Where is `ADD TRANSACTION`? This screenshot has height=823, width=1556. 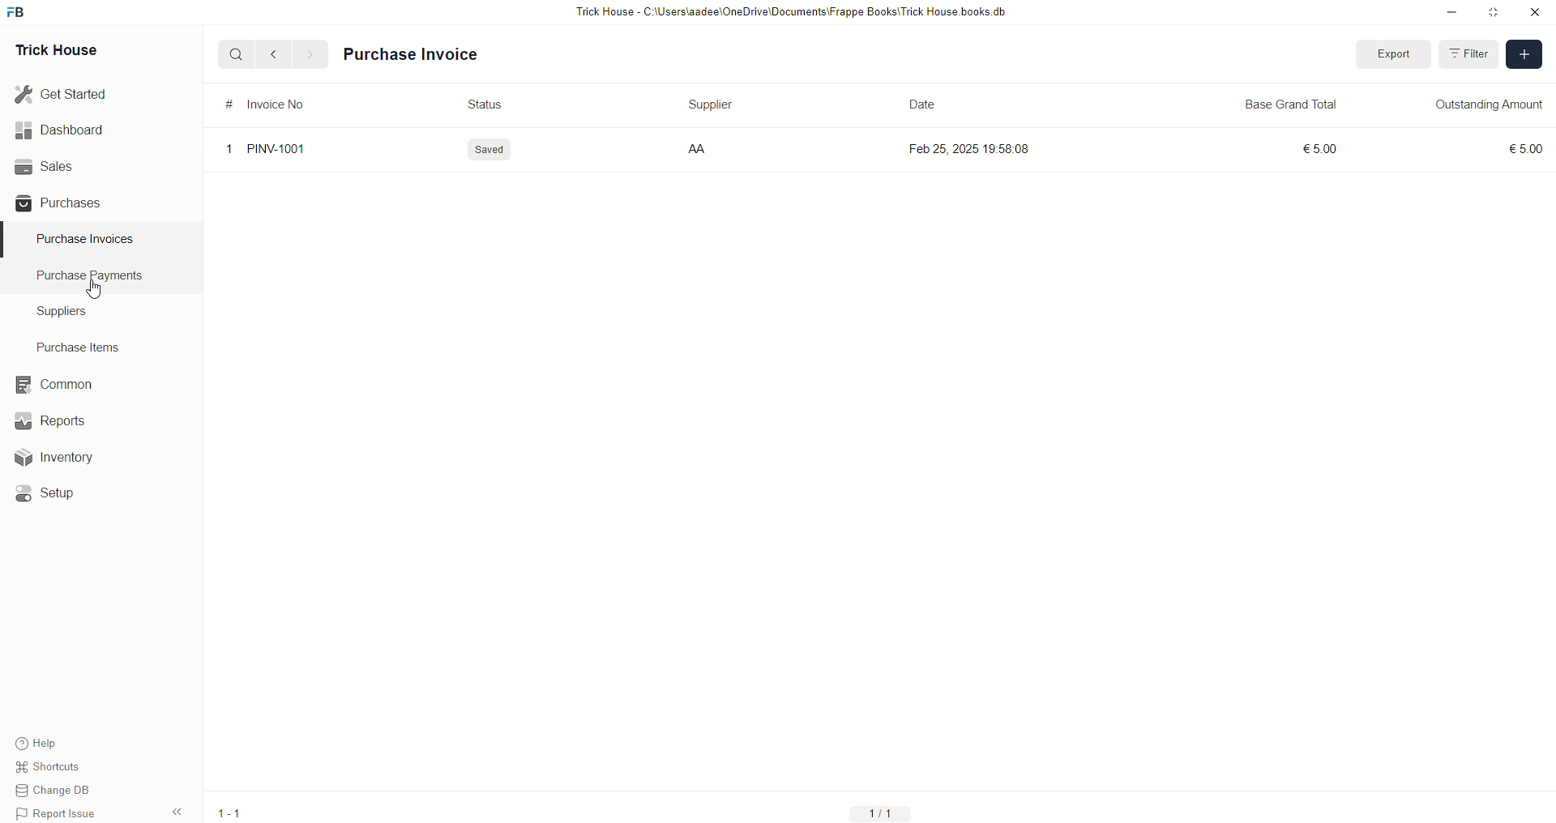
ADD TRANSACTION is located at coordinates (1522, 53).